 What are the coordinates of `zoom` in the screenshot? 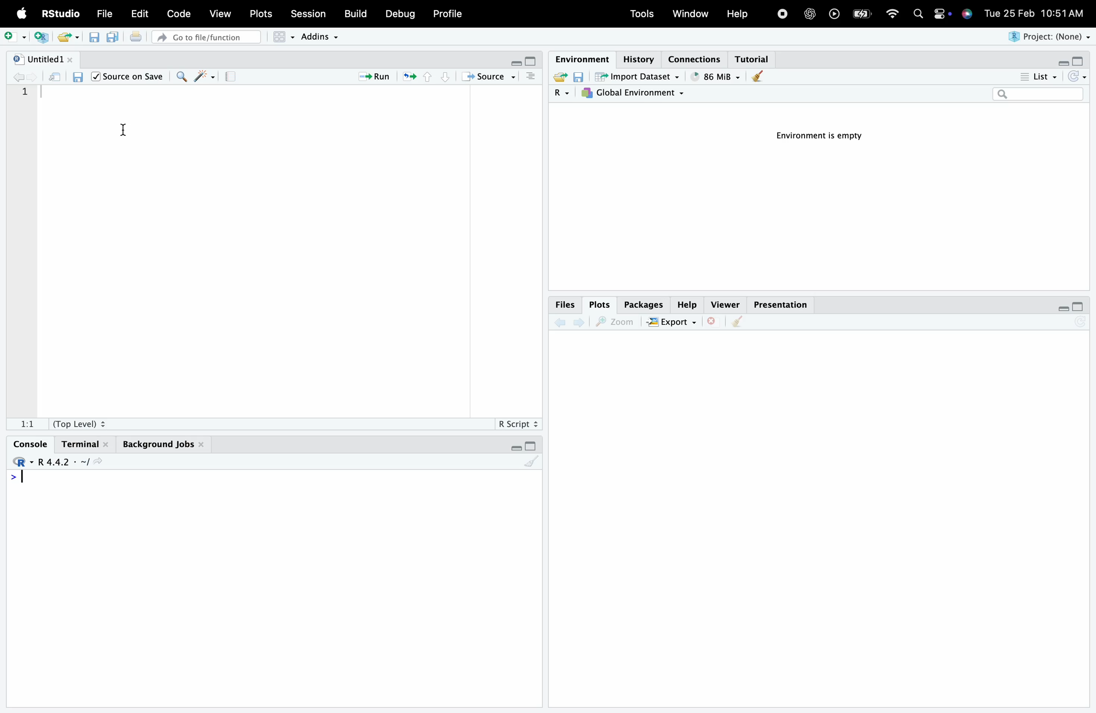 It's located at (616, 322).